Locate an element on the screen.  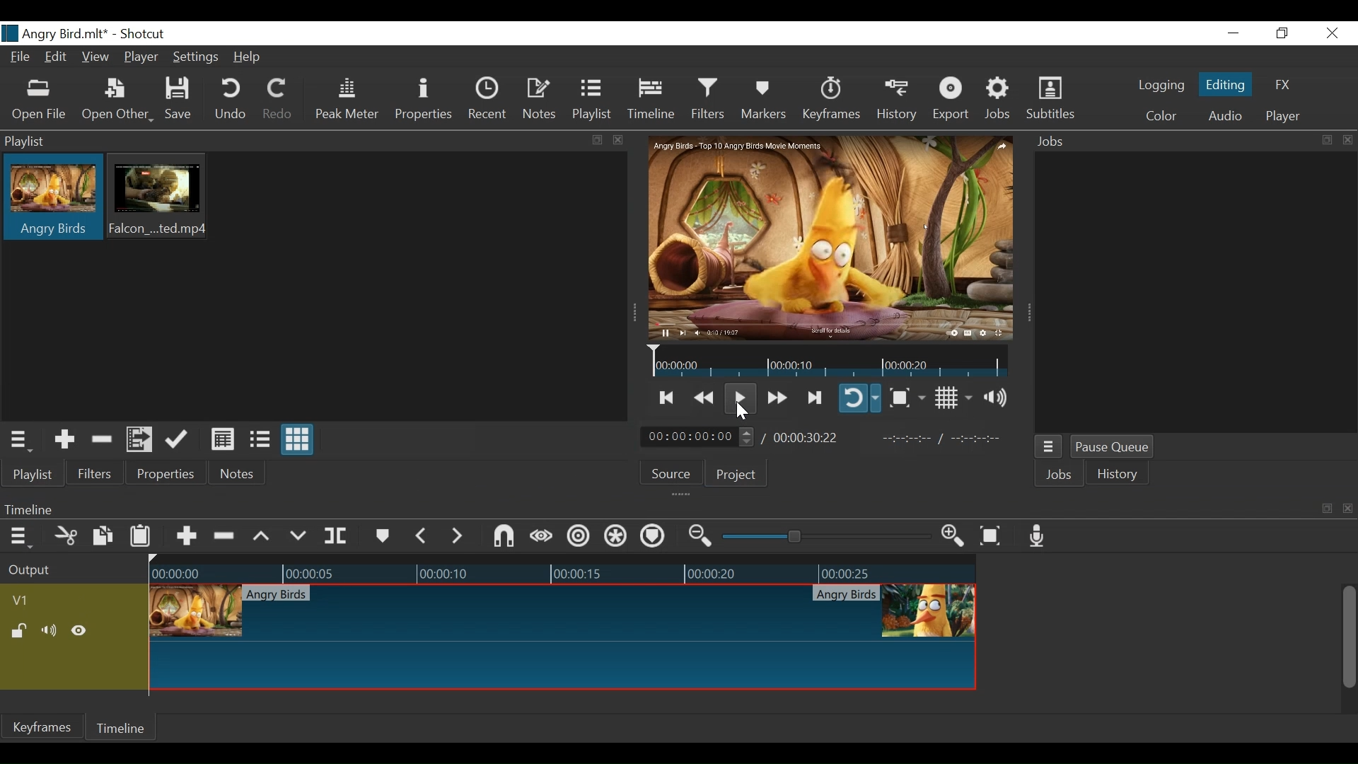
In point is located at coordinates (948, 438).